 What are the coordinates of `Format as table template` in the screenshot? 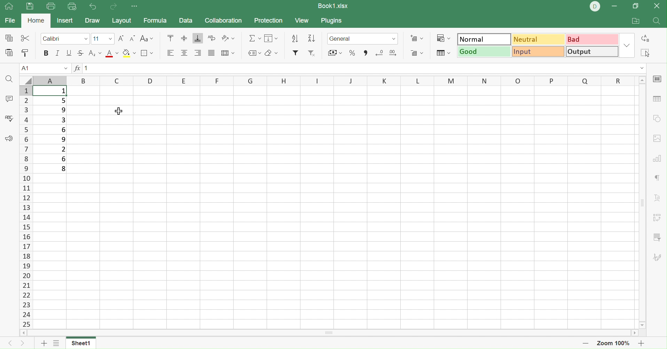 It's located at (442, 53).